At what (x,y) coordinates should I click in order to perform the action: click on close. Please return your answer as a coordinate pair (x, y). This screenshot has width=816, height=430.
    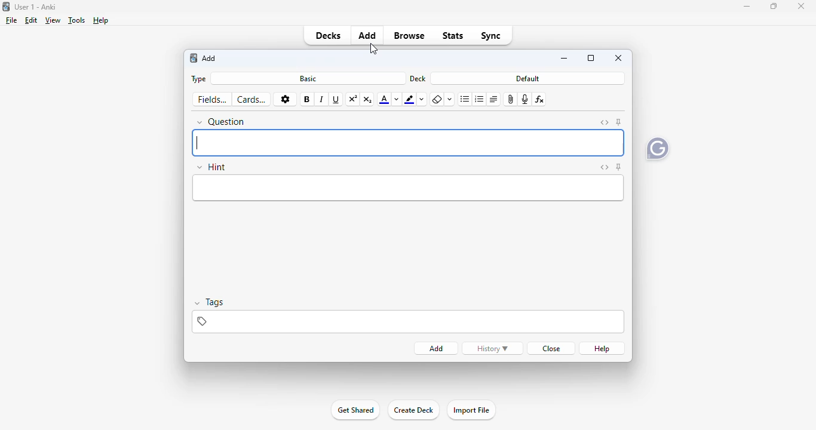
    Looking at the image, I should click on (619, 58).